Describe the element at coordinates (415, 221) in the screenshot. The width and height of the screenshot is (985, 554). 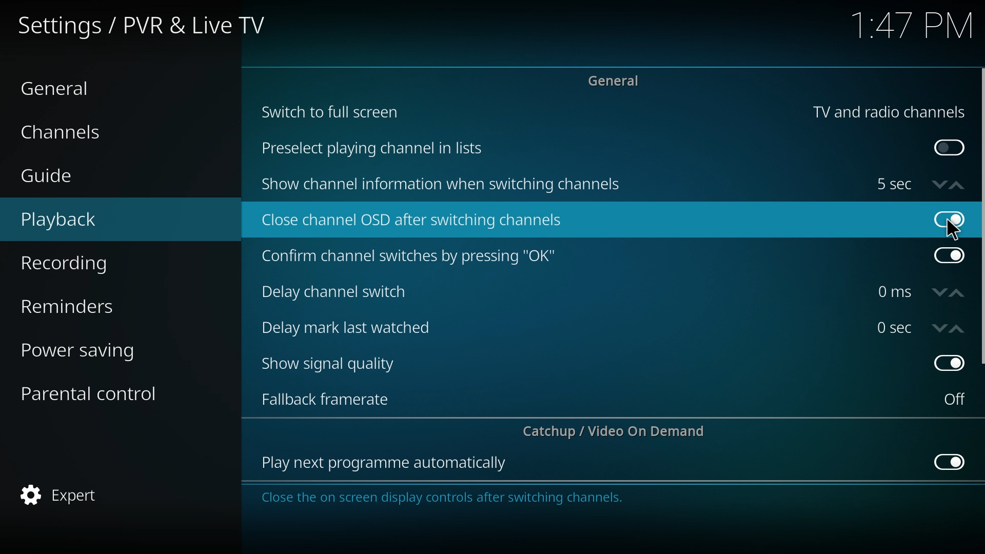
I see `close channel osd after switching channels` at that location.